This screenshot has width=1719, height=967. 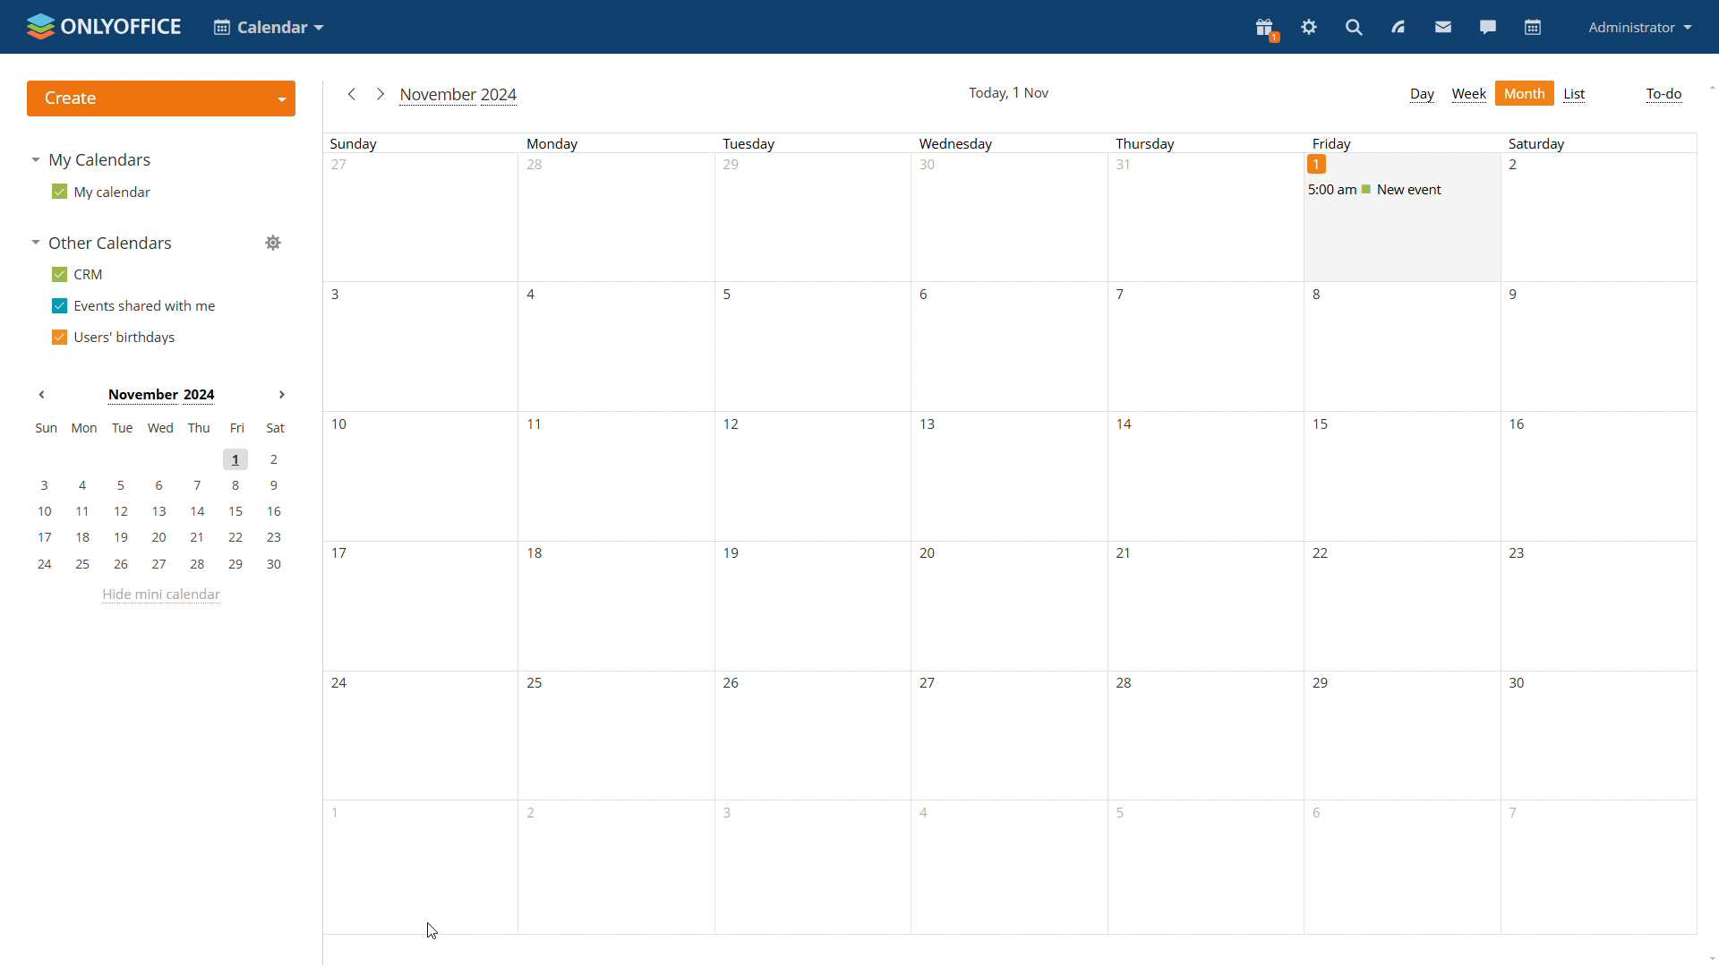 What do you see at coordinates (1266, 30) in the screenshot?
I see `present` at bounding box center [1266, 30].